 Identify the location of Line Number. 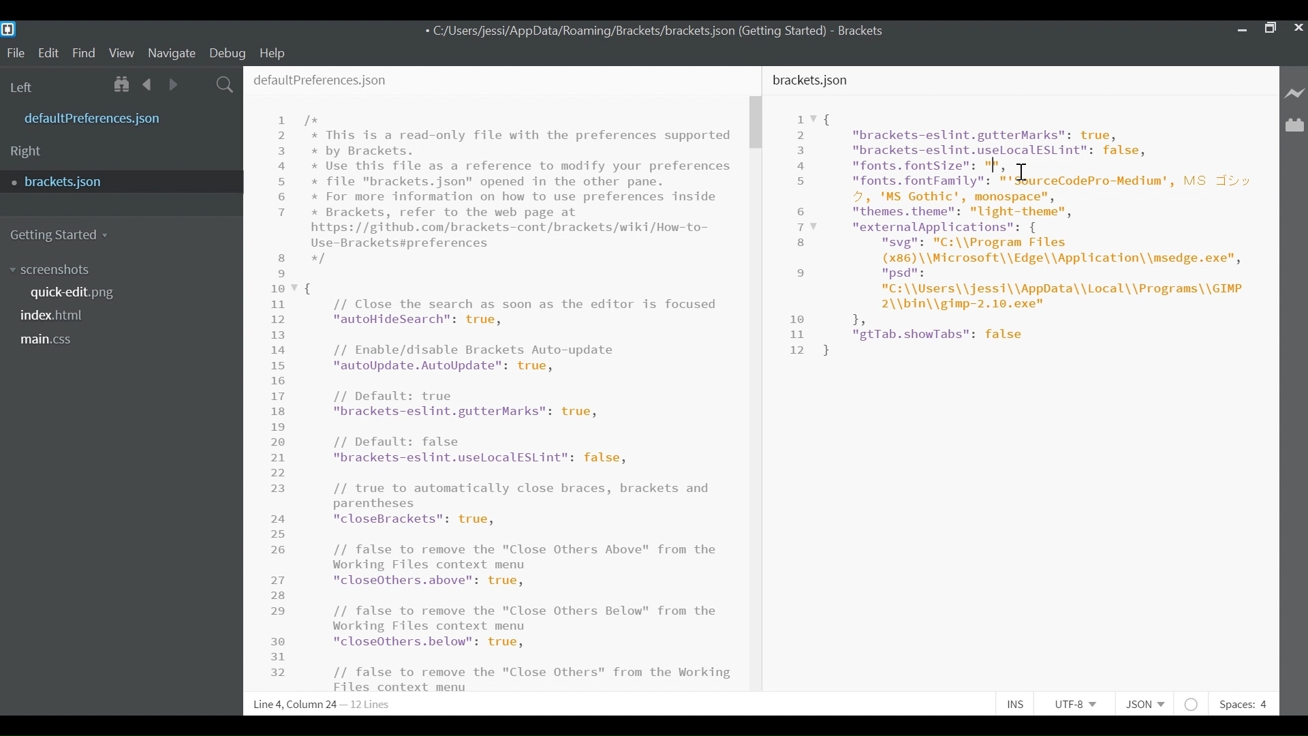
(283, 395).